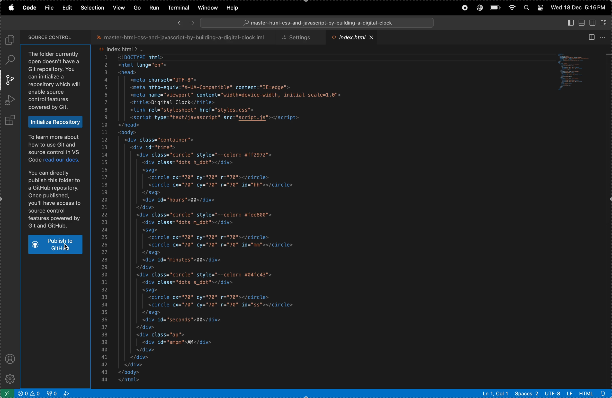 The image size is (612, 398). Describe the element at coordinates (129, 133) in the screenshot. I see `<body>` at that location.